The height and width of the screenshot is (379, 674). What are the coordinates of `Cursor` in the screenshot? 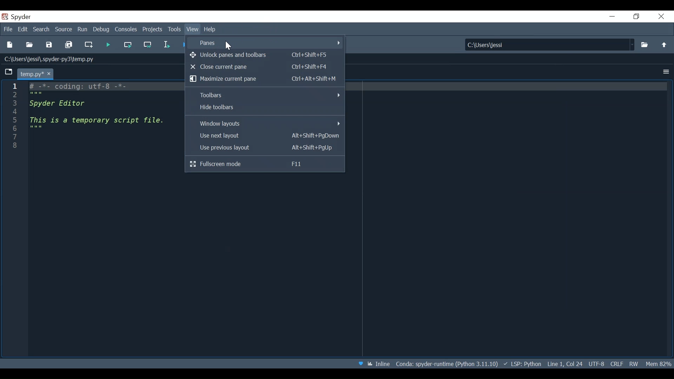 It's located at (228, 46).